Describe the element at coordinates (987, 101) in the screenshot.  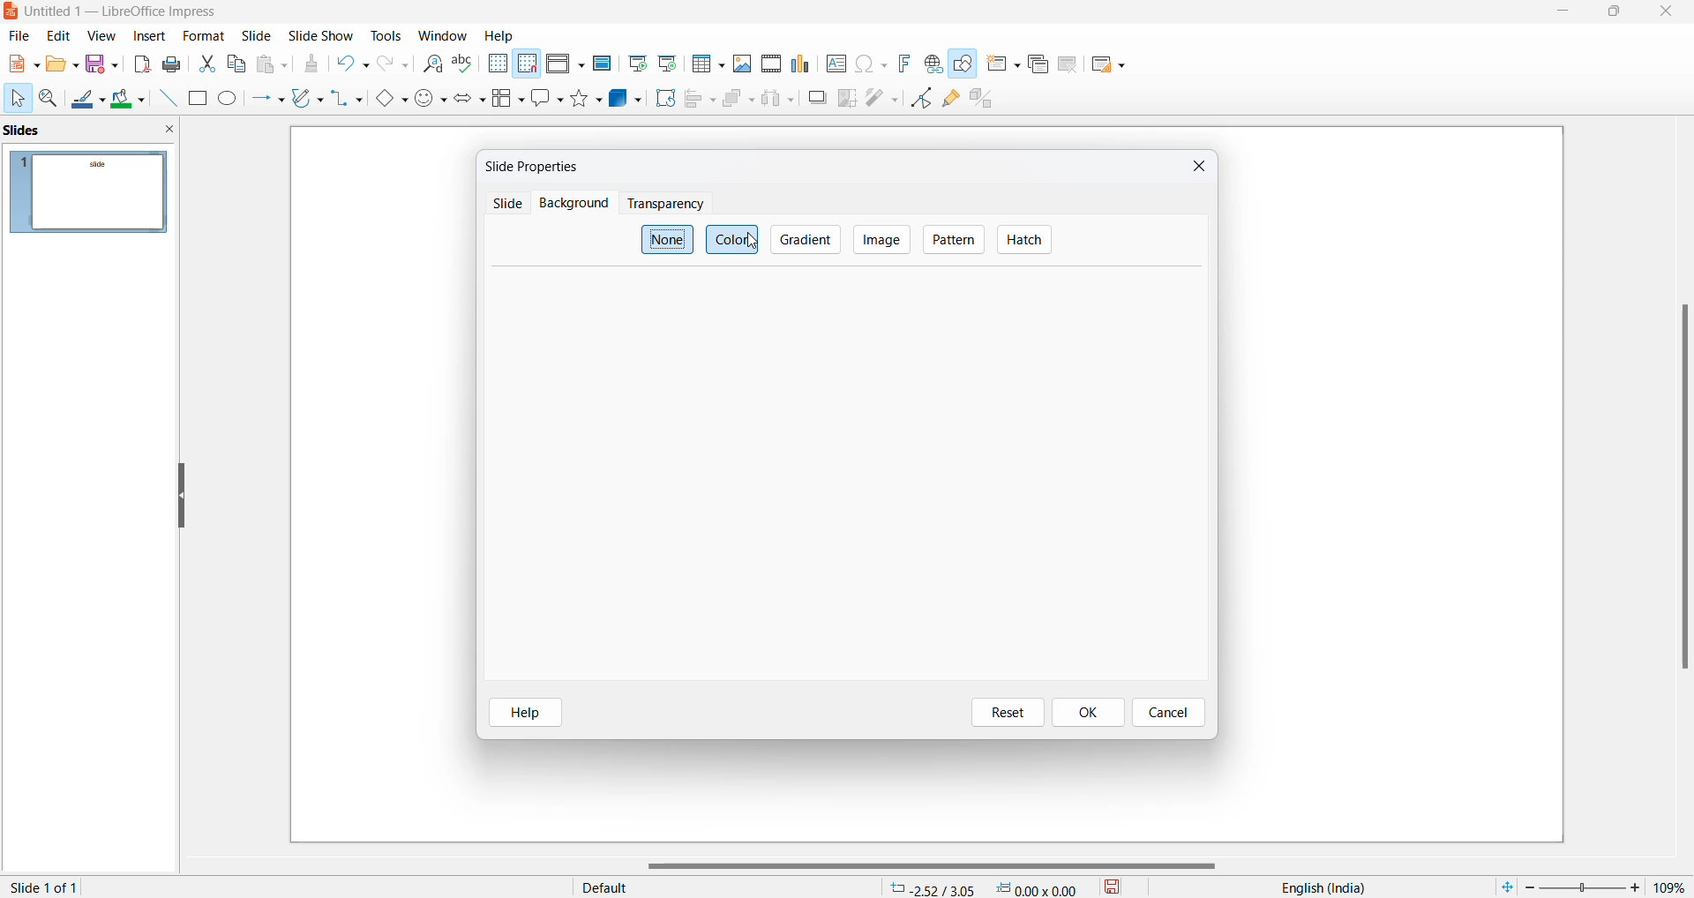
I see `toggle extrusion` at that location.